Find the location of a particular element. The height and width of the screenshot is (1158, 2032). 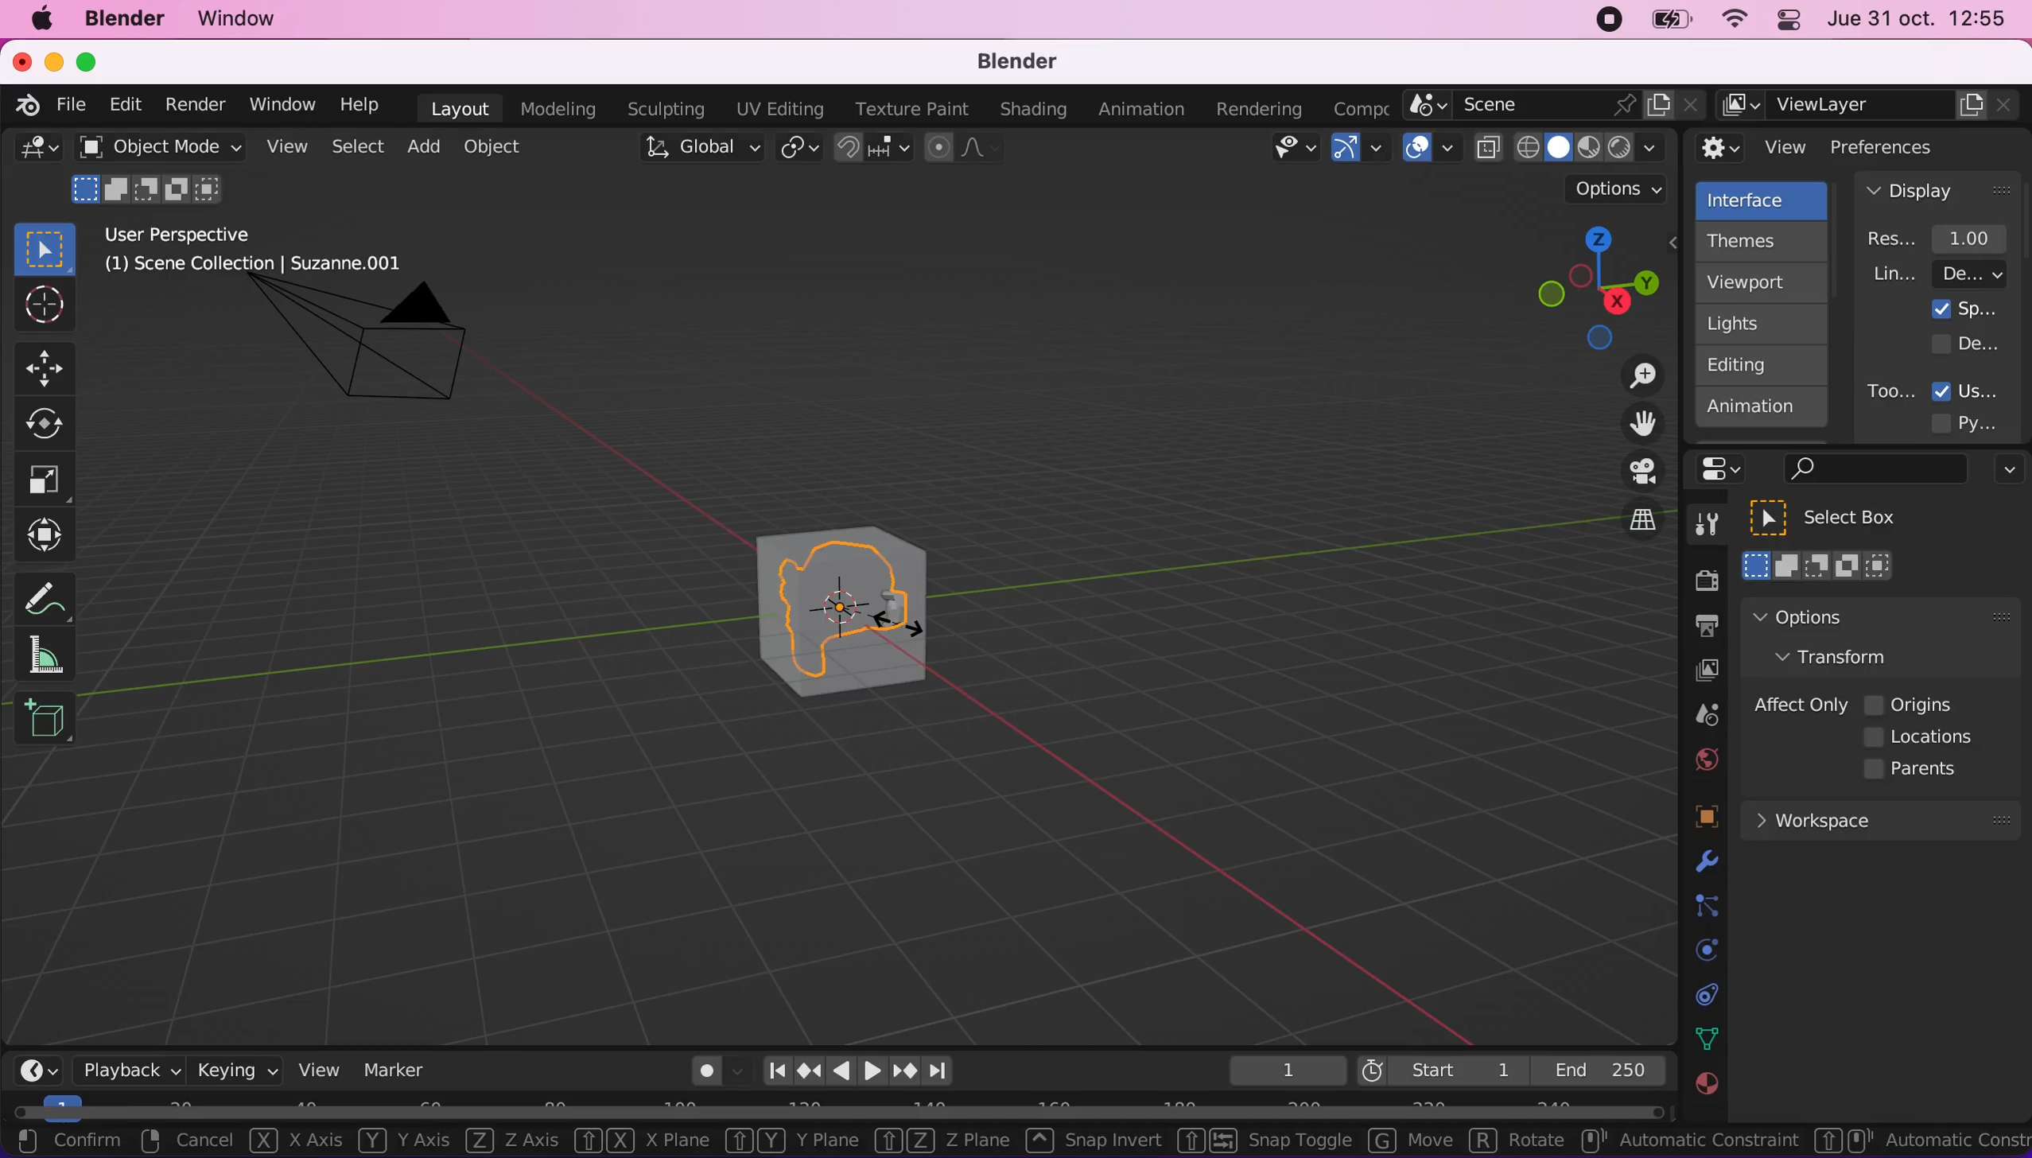

lights is located at coordinates (1766, 324).